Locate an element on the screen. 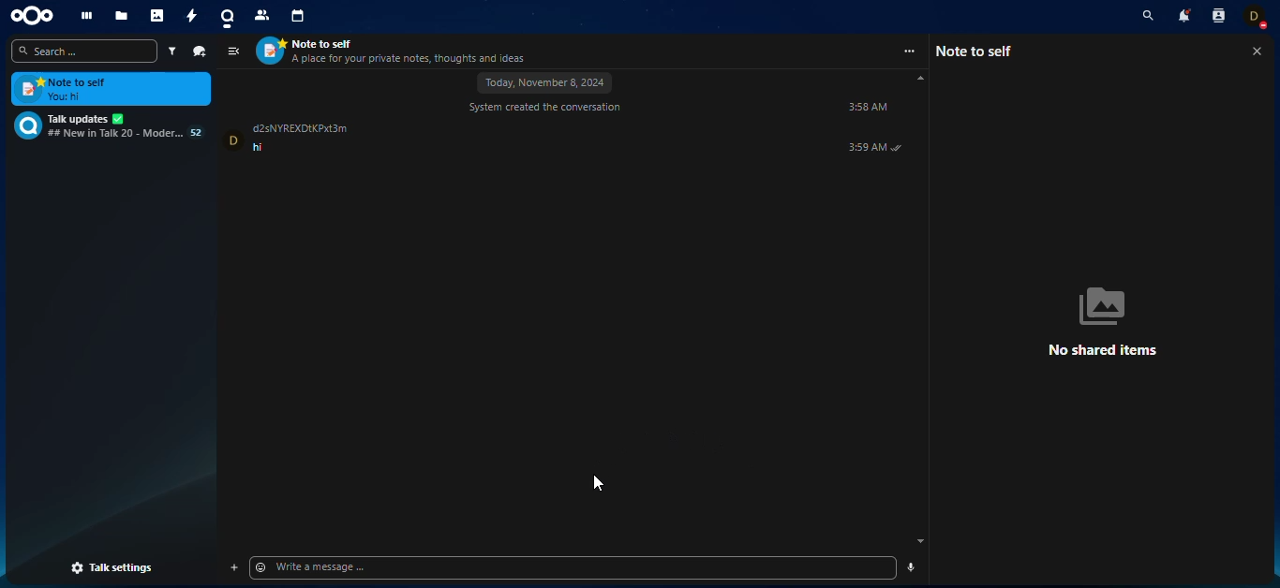 The width and height of the screenshot is (1280, 588). contact is located at coordinates (396, 50).